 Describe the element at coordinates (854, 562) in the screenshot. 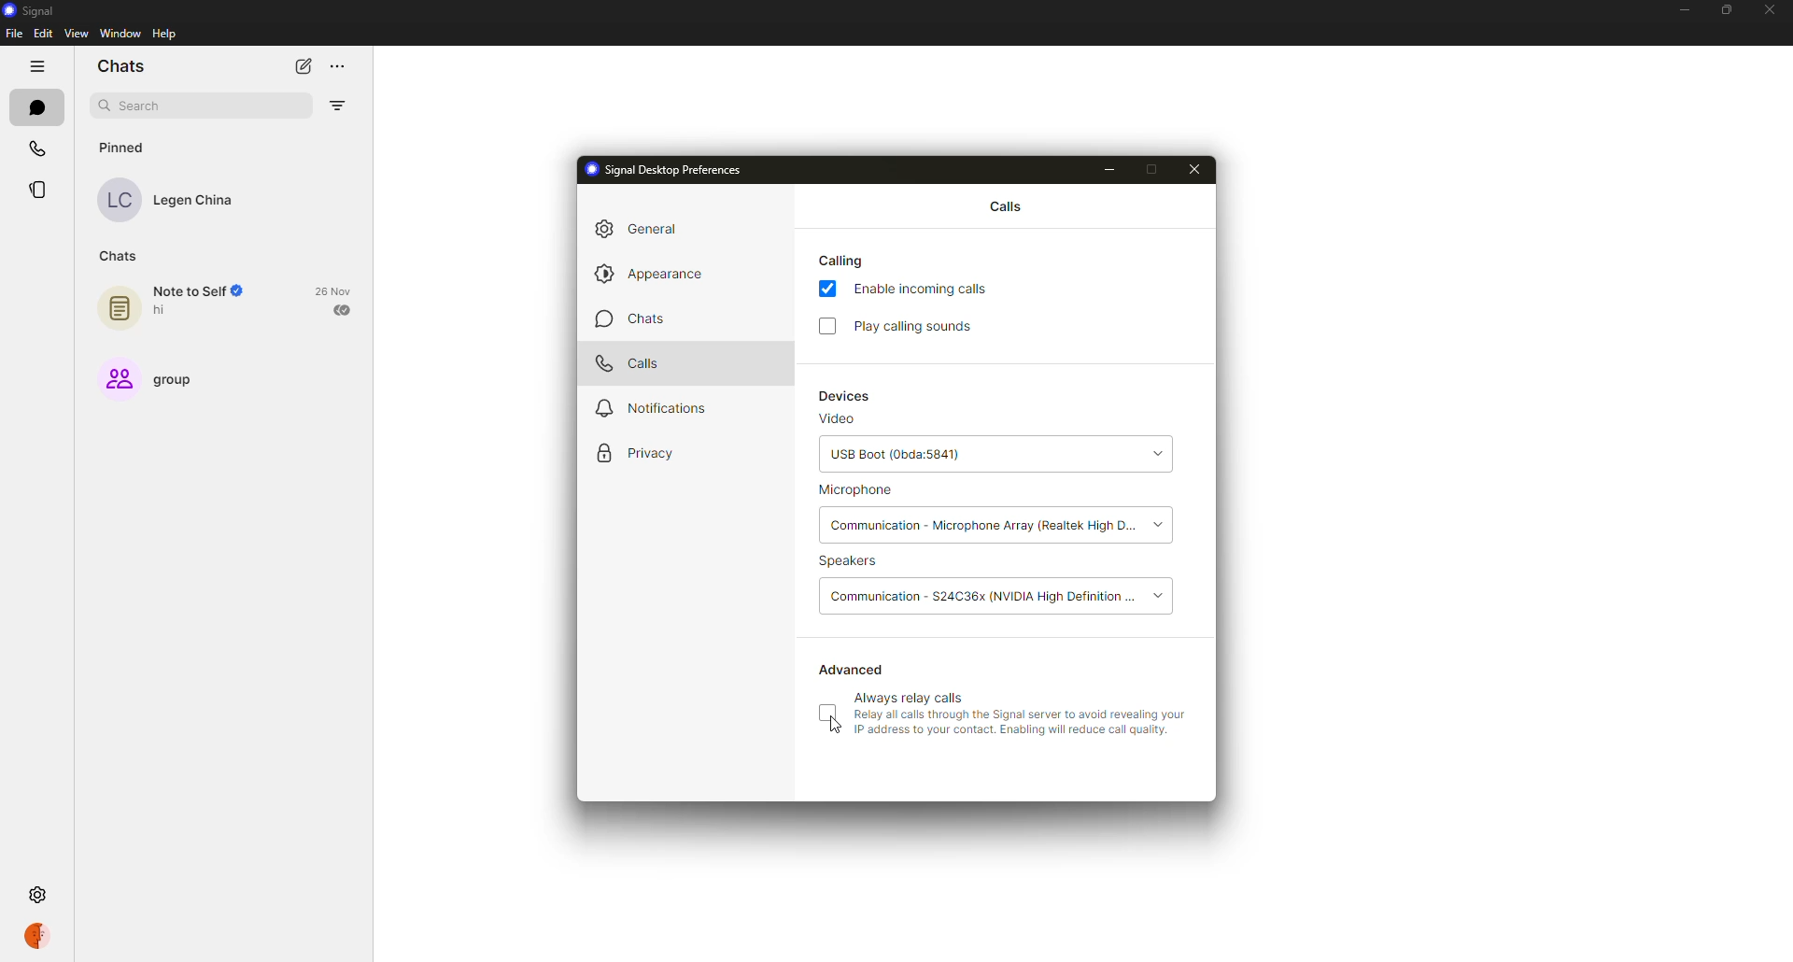

I see `speakers` at that location.